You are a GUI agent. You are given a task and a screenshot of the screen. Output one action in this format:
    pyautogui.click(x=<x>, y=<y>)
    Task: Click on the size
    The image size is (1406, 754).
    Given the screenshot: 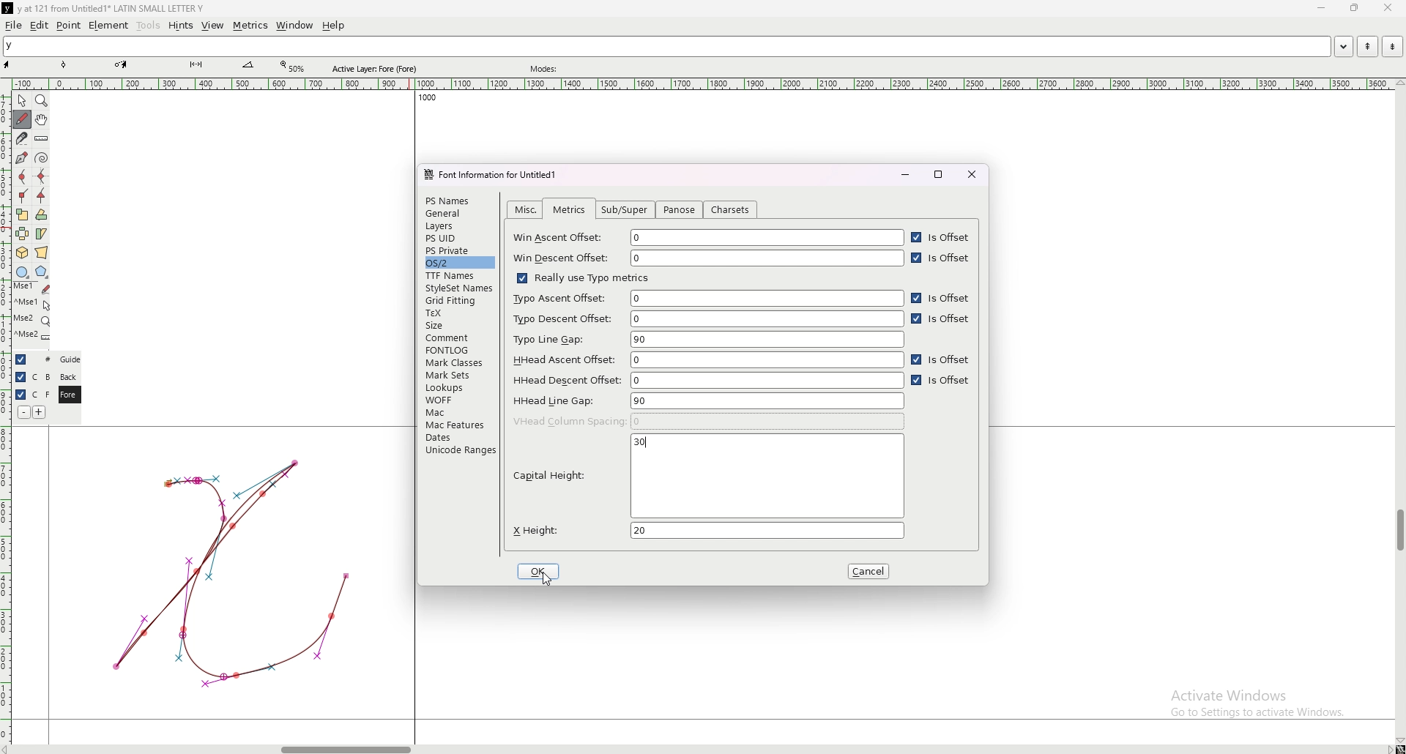 What is the action you would take?
    pyautogui.click(x=459, y=325)
    